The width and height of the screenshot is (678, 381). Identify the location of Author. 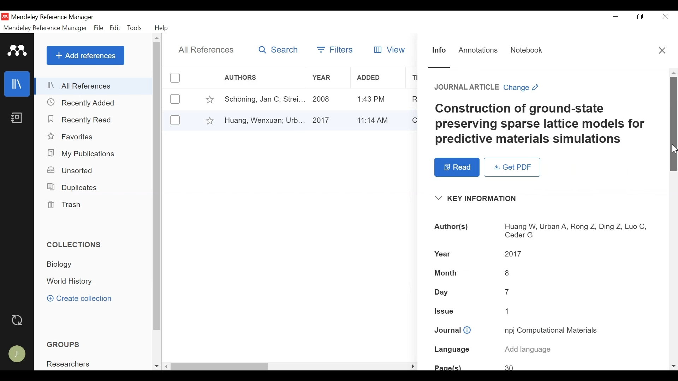
(262, 99).